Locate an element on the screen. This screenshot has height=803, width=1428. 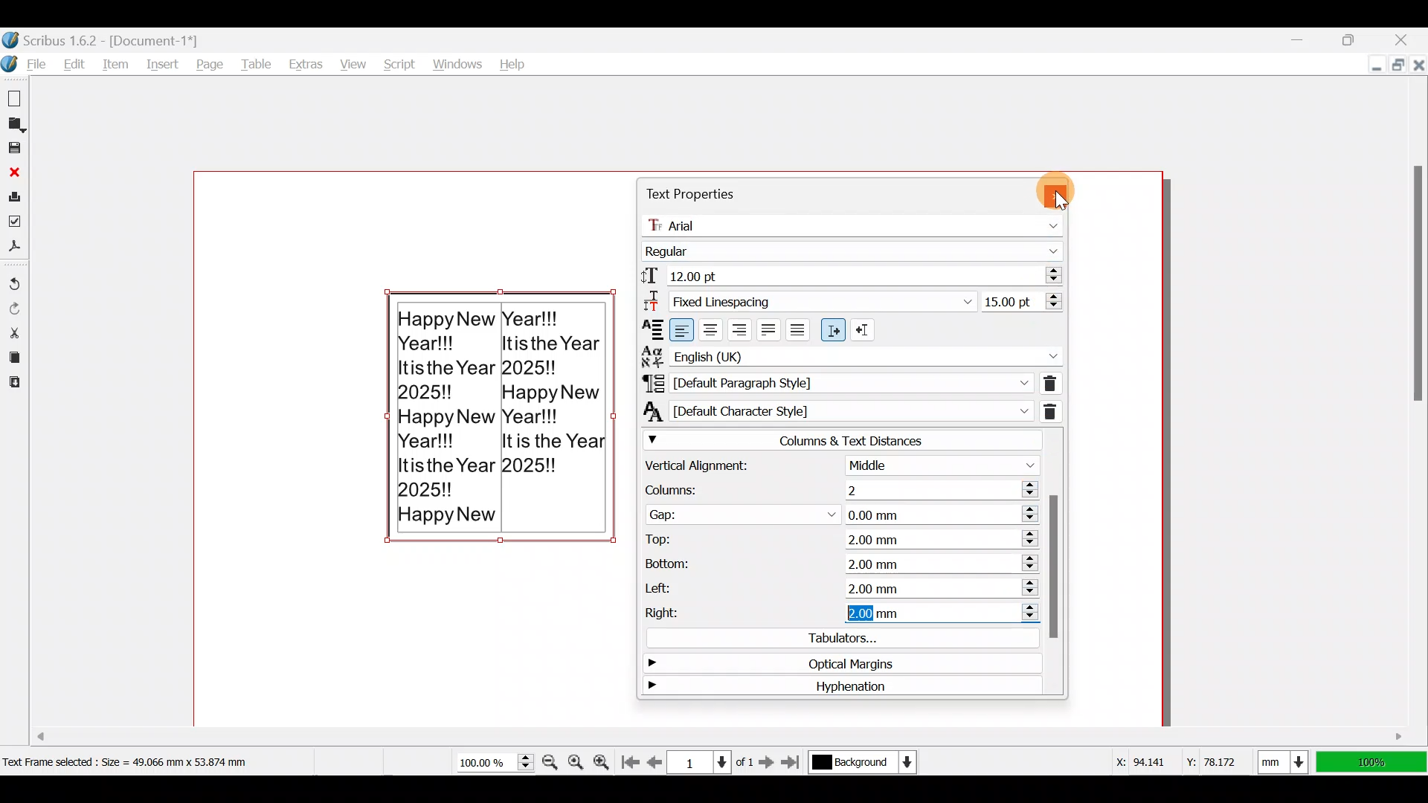
Columns & text distances is located at coordinates (840, 440).